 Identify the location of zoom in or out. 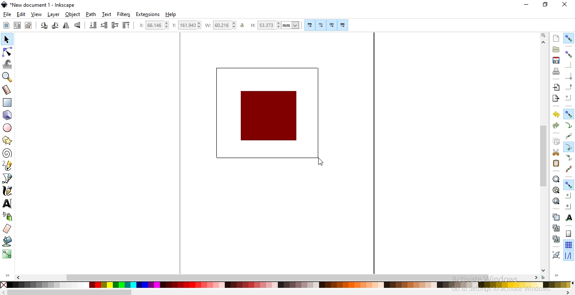
(8, 77).